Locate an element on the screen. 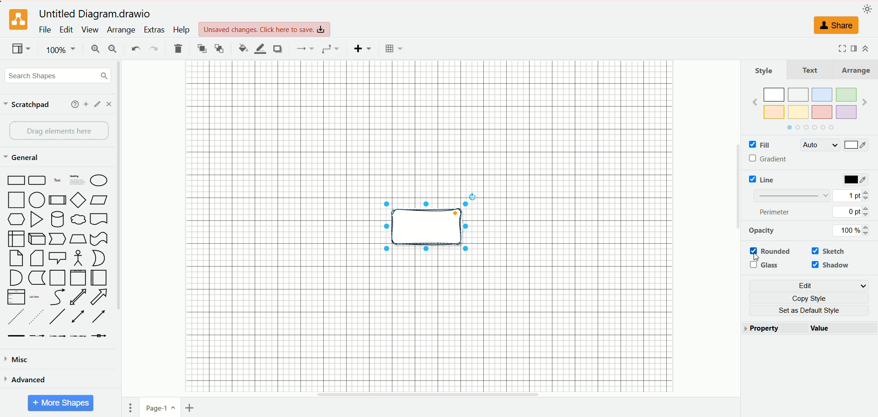 This screenshot has height=417, width=878. opacity is located at coordinates (762, 230).